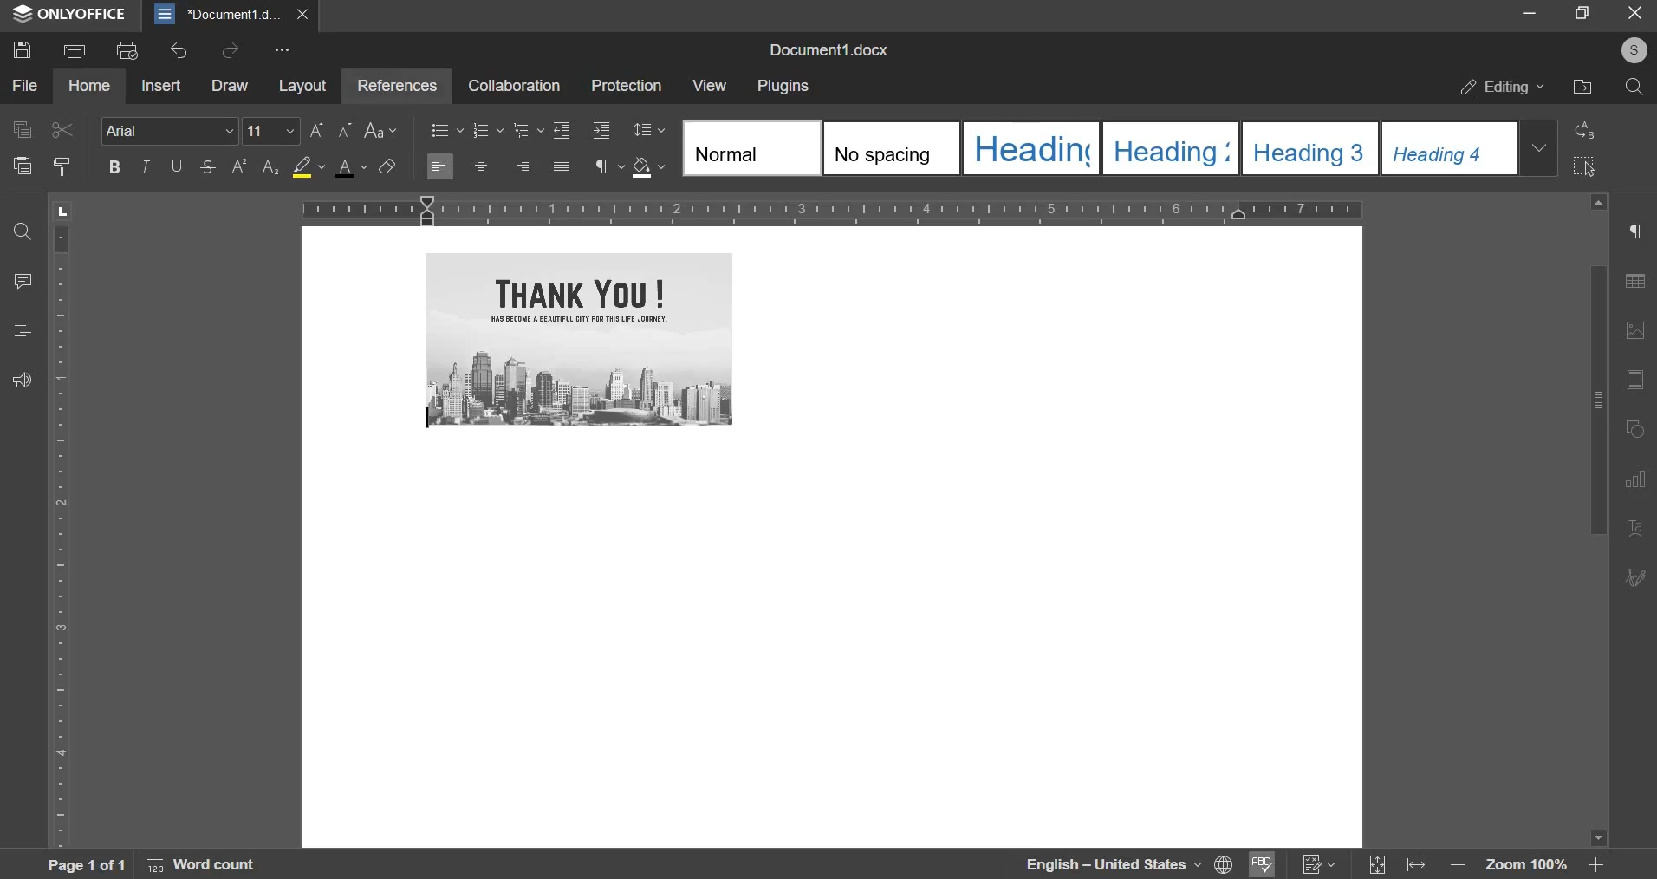  I want to click on comment, so click(24, 279).